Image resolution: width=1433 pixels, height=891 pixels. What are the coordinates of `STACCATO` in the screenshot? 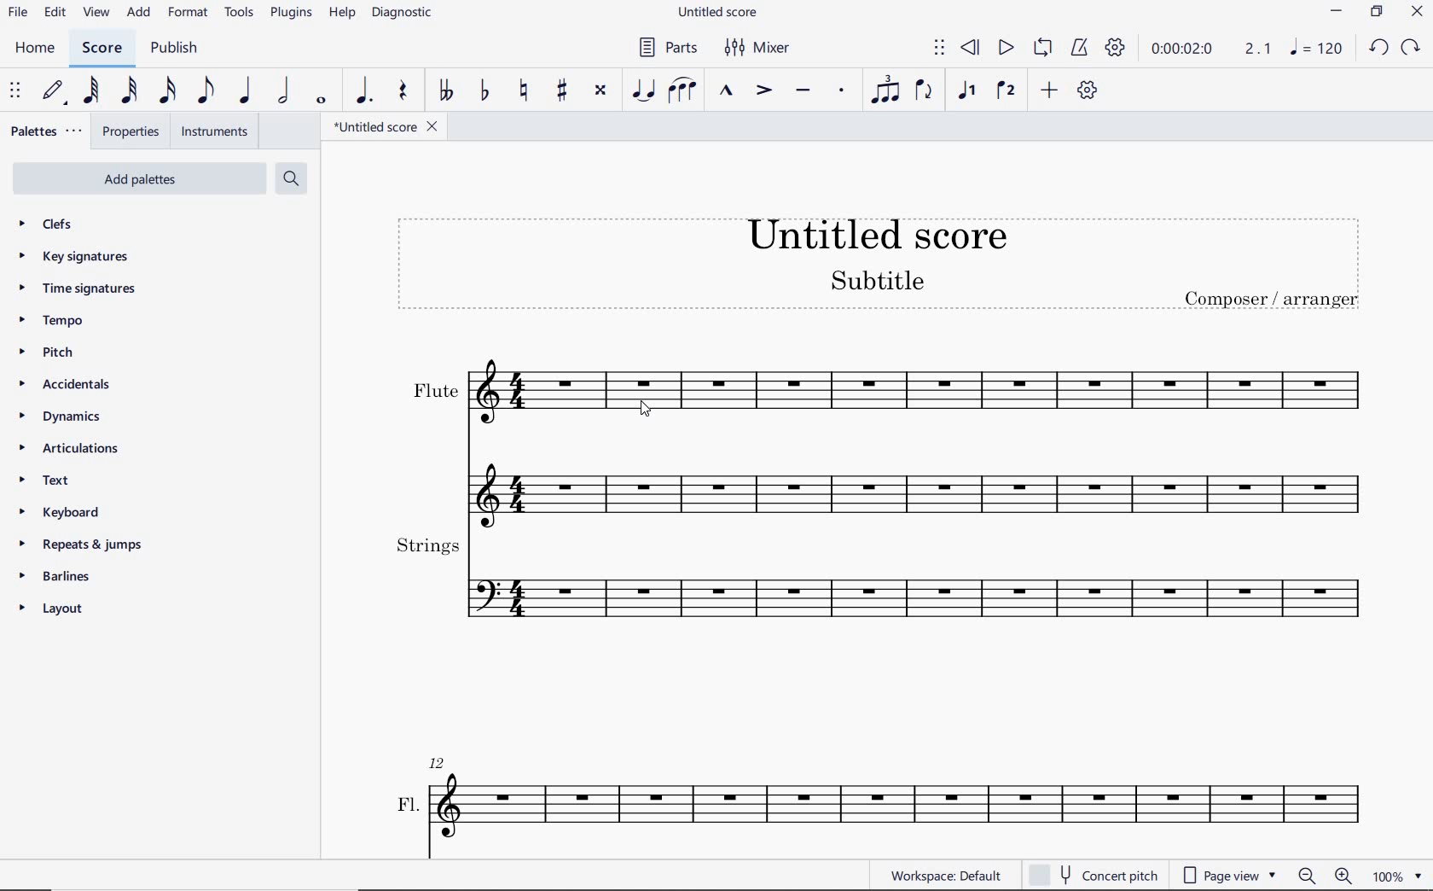 It's located at (843, 91).